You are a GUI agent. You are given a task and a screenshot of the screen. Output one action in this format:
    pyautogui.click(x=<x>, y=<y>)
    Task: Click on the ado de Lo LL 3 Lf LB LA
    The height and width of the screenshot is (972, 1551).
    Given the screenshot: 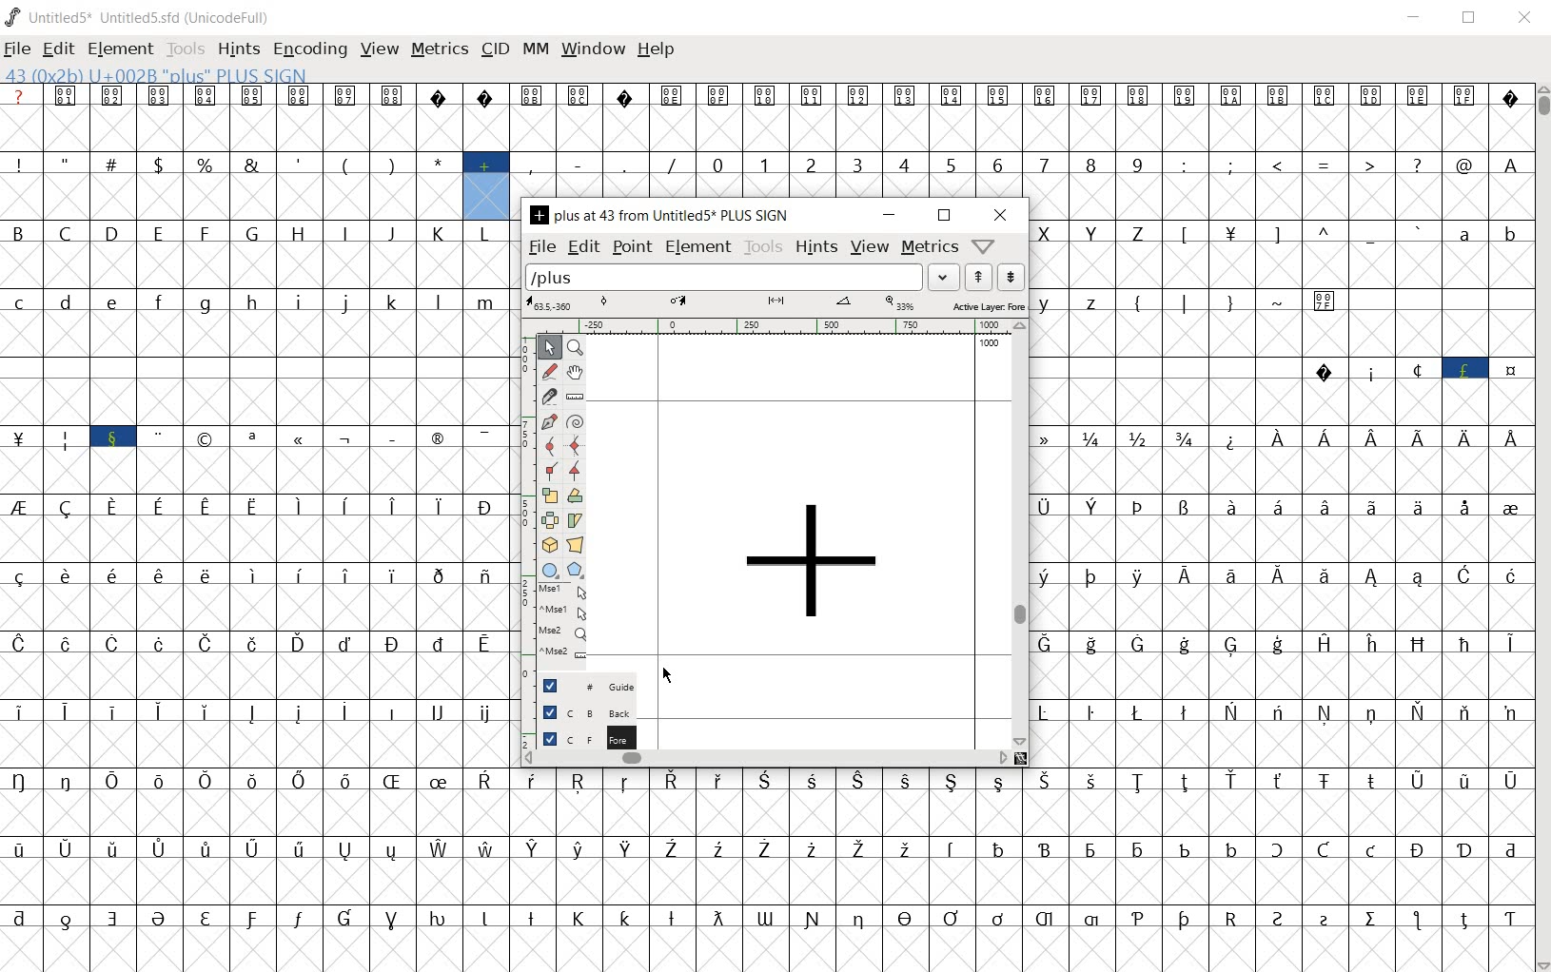 What is the action you would take?
    pyautogui.click(x=1345, y=186)
    